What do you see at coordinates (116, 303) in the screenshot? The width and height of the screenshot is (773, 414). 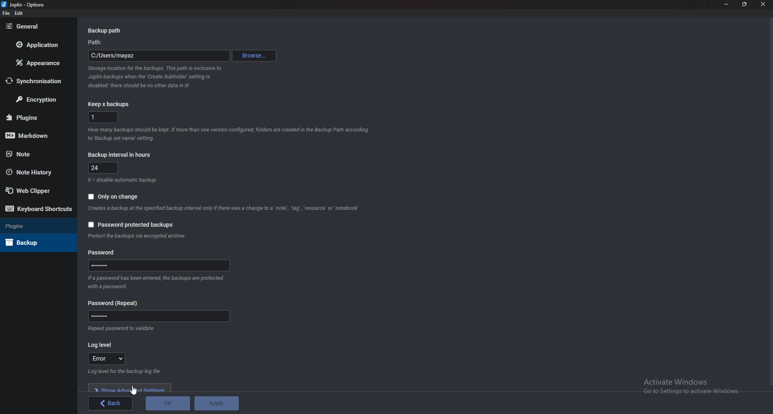 I see `password` at bounding box center [116, 303].